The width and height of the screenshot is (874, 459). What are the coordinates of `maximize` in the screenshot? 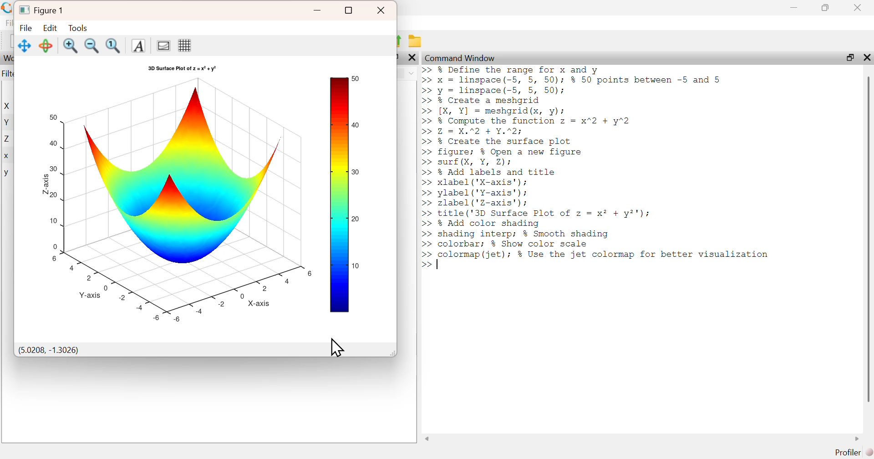 It's located at (826, 7).